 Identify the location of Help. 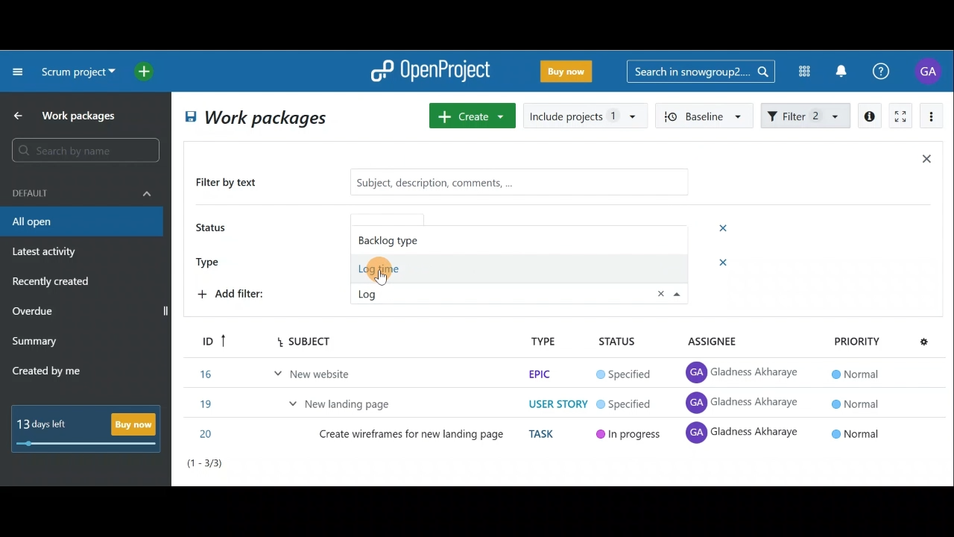
(889, 72).